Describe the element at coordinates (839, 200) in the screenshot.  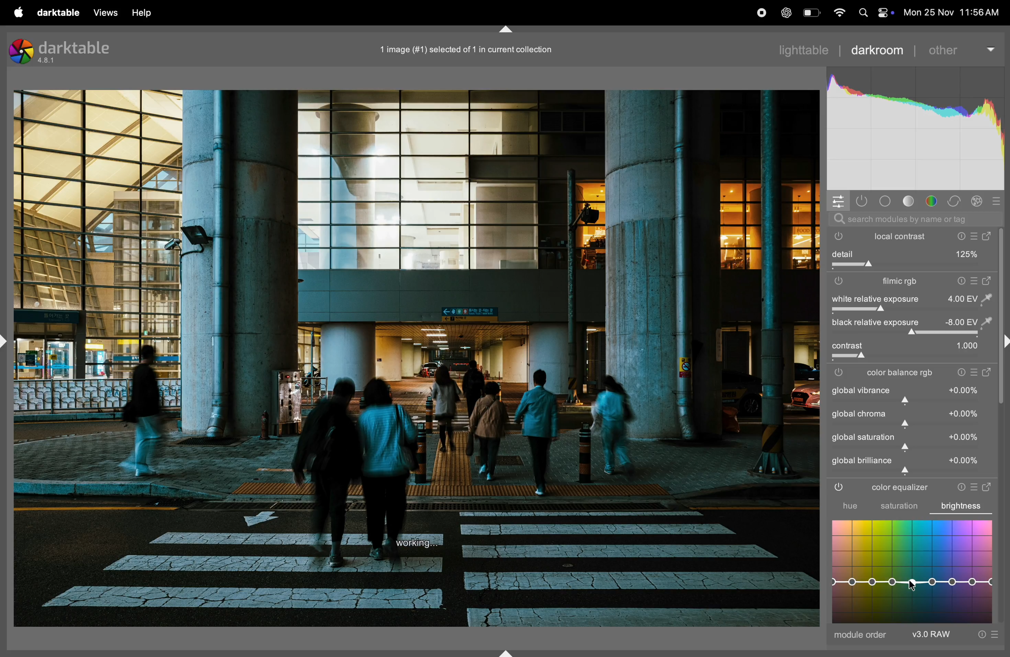
I see `quick panel` at that location.